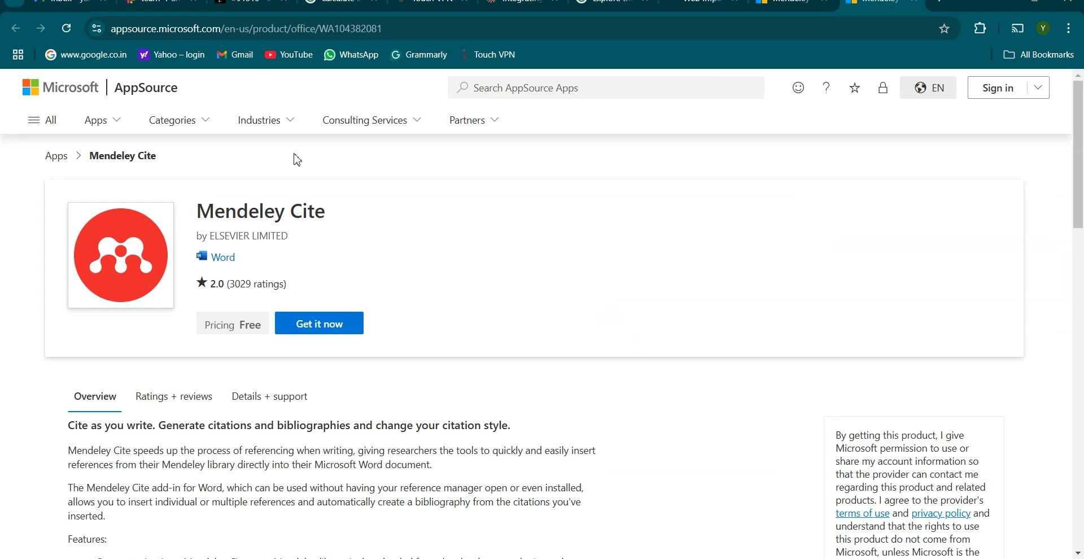 The image size is (1084, 559). What do you see at coordinates (172, 55) in the screenshot?
I see `Yahoo Bookmarks` at bounding box center [172, 55].